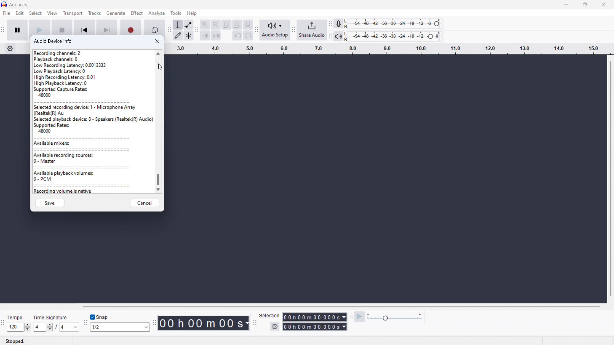  Describe the element at coordinates (565, 5) in the screenshot. I see `minimize` at that location.